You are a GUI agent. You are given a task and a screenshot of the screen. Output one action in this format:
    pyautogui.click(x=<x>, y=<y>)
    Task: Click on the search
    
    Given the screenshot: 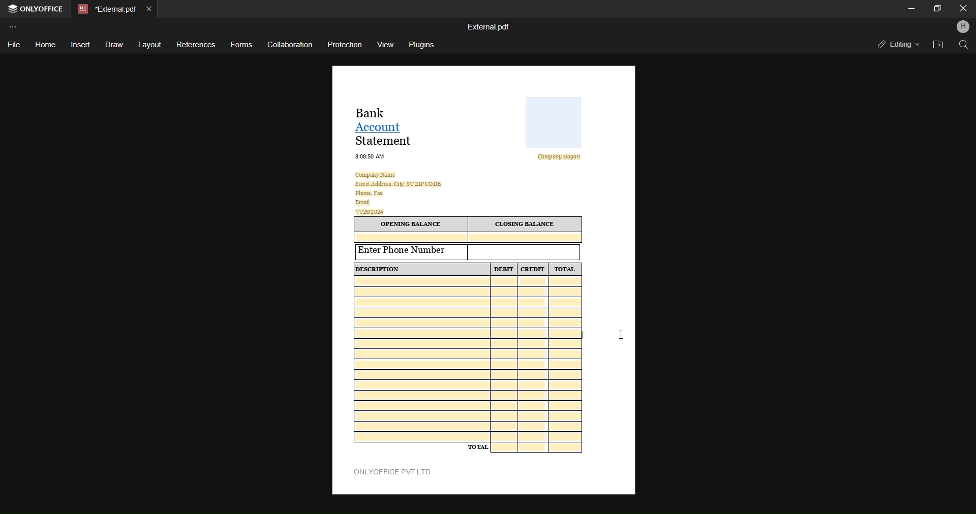 What is the action you would take?
    pyautogui.click(x=963, y=45)
    